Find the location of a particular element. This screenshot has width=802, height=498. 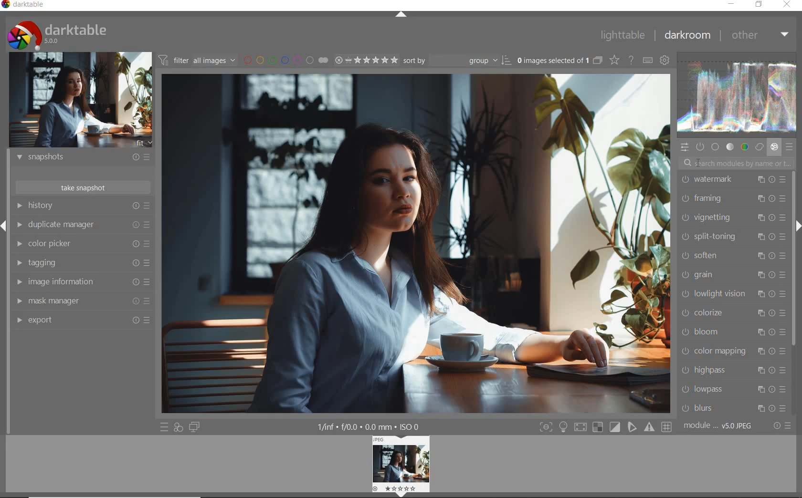

scrollbar is located at coordinates (794, 260).